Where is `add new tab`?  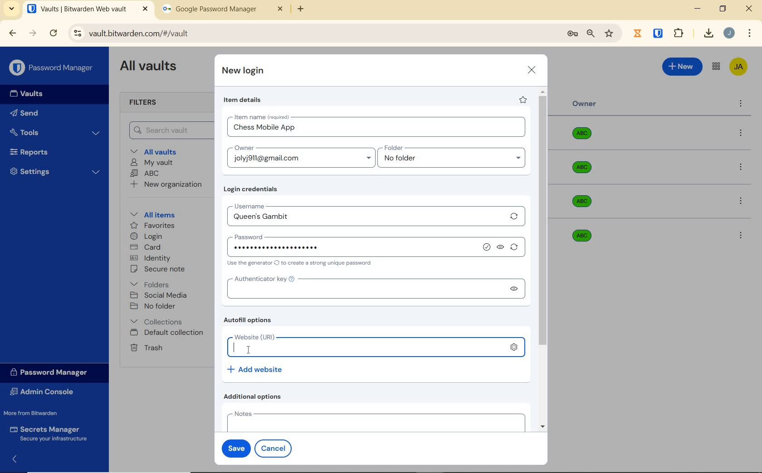
add new tab is located at coordinates (308, 11).